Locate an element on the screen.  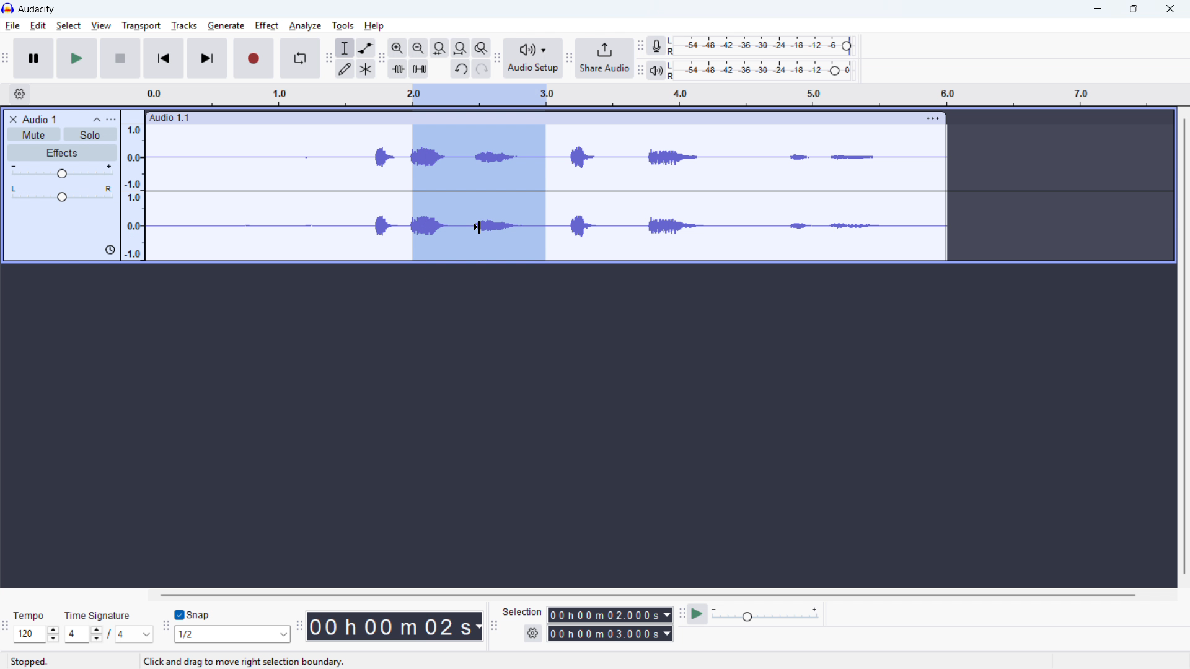
Time signature toolbar  is located at coordinates (6, 626).